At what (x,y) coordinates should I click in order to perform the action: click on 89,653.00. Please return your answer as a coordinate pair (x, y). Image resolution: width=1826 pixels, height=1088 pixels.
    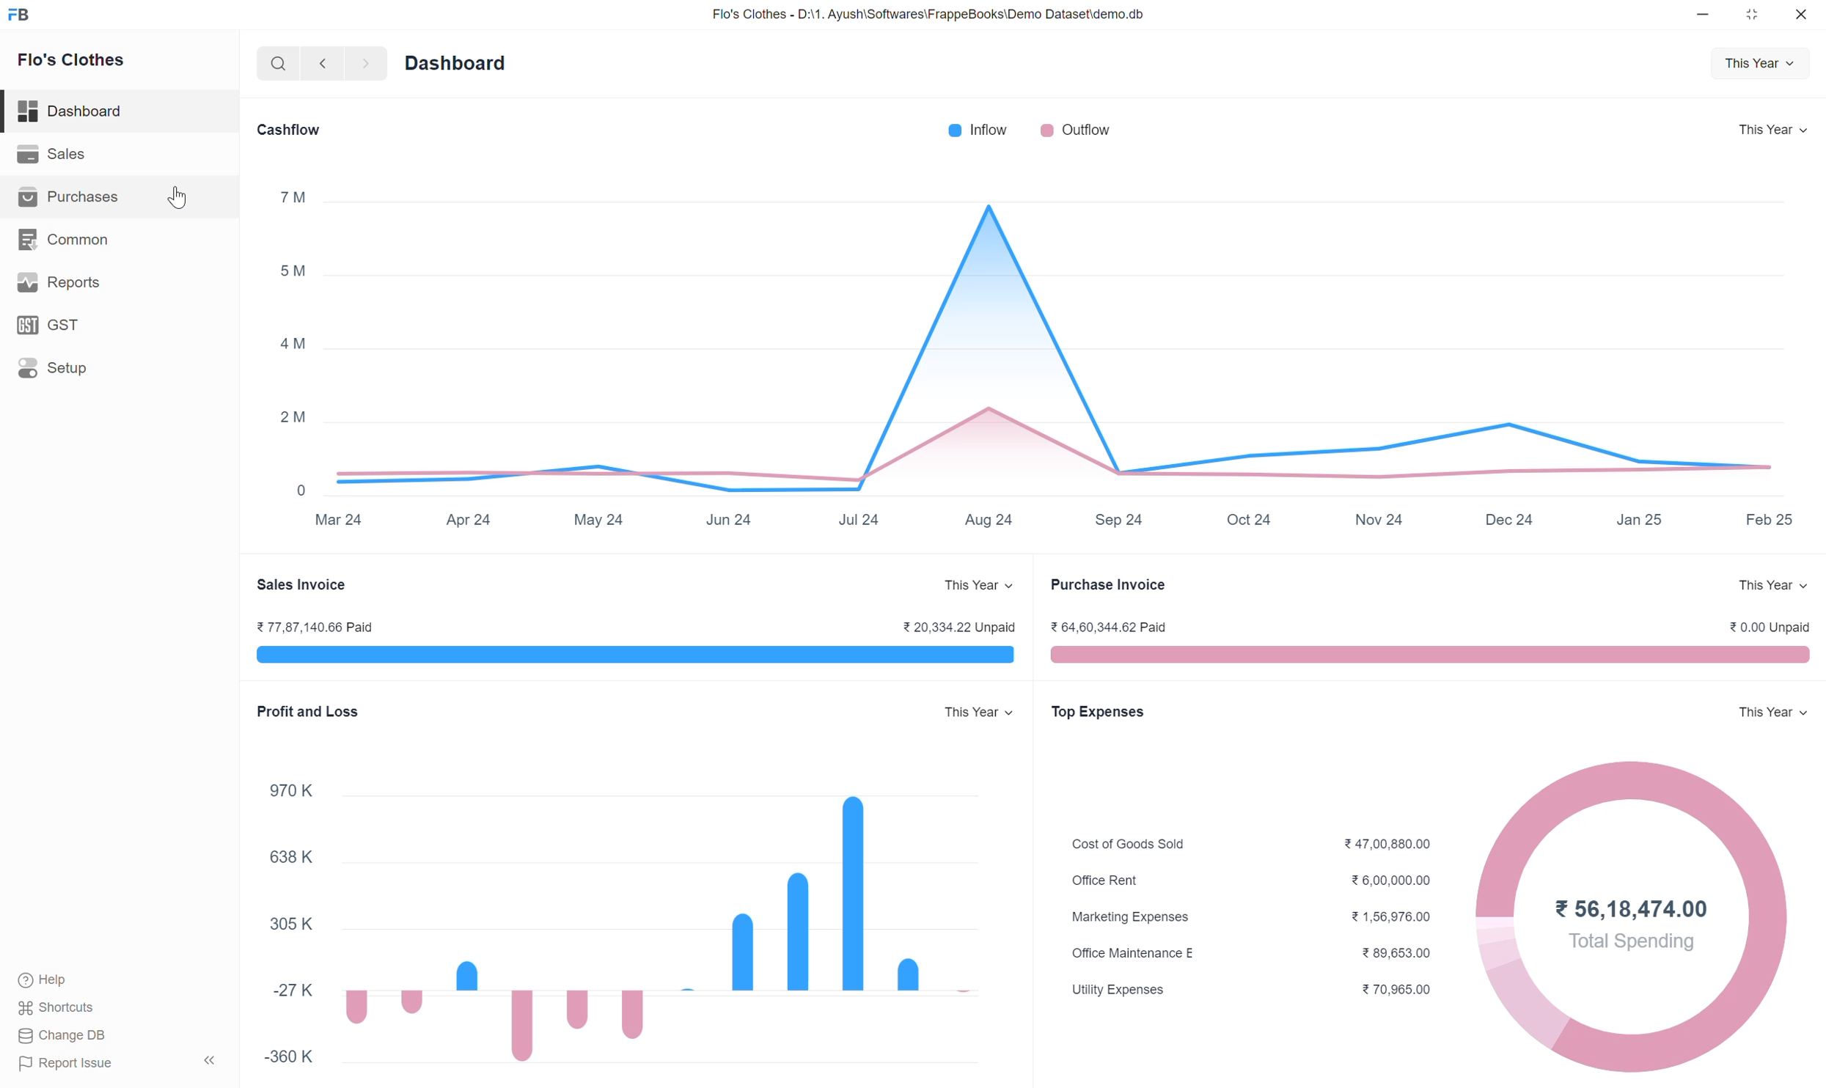
    Looking at the image, I should click on (1396, 953).